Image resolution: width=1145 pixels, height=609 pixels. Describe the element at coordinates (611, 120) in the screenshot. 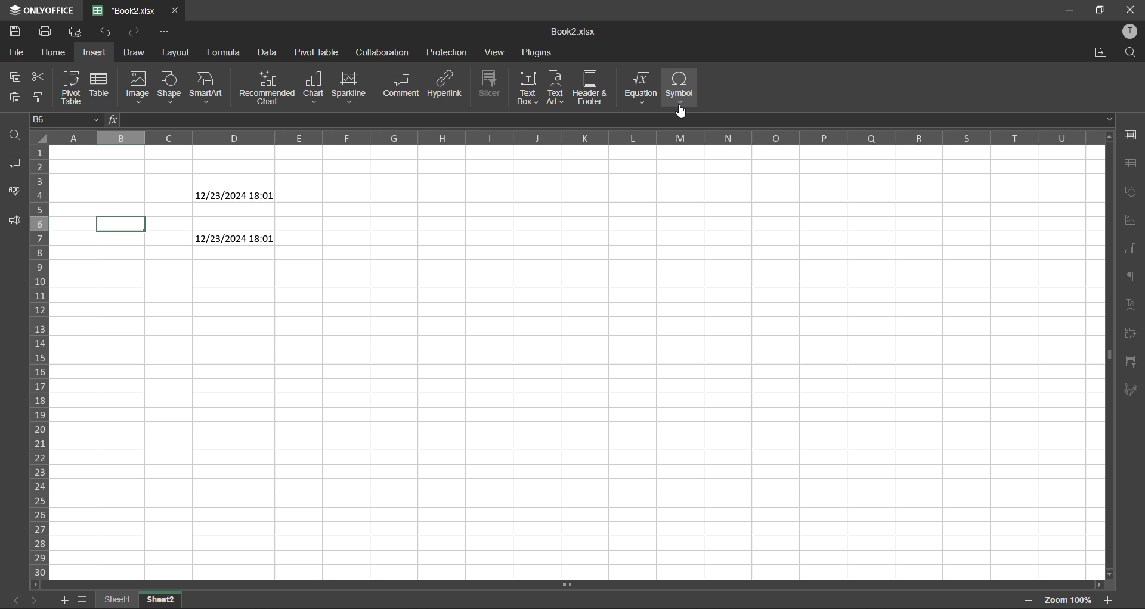

I see `formula bar` at that location.